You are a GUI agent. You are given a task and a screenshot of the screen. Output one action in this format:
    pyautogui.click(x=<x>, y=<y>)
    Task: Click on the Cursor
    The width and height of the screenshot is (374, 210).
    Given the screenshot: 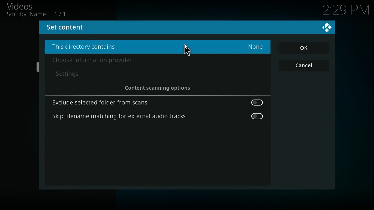 What is the action you would take?
    pyautogui.click(x=186, y=51)
    